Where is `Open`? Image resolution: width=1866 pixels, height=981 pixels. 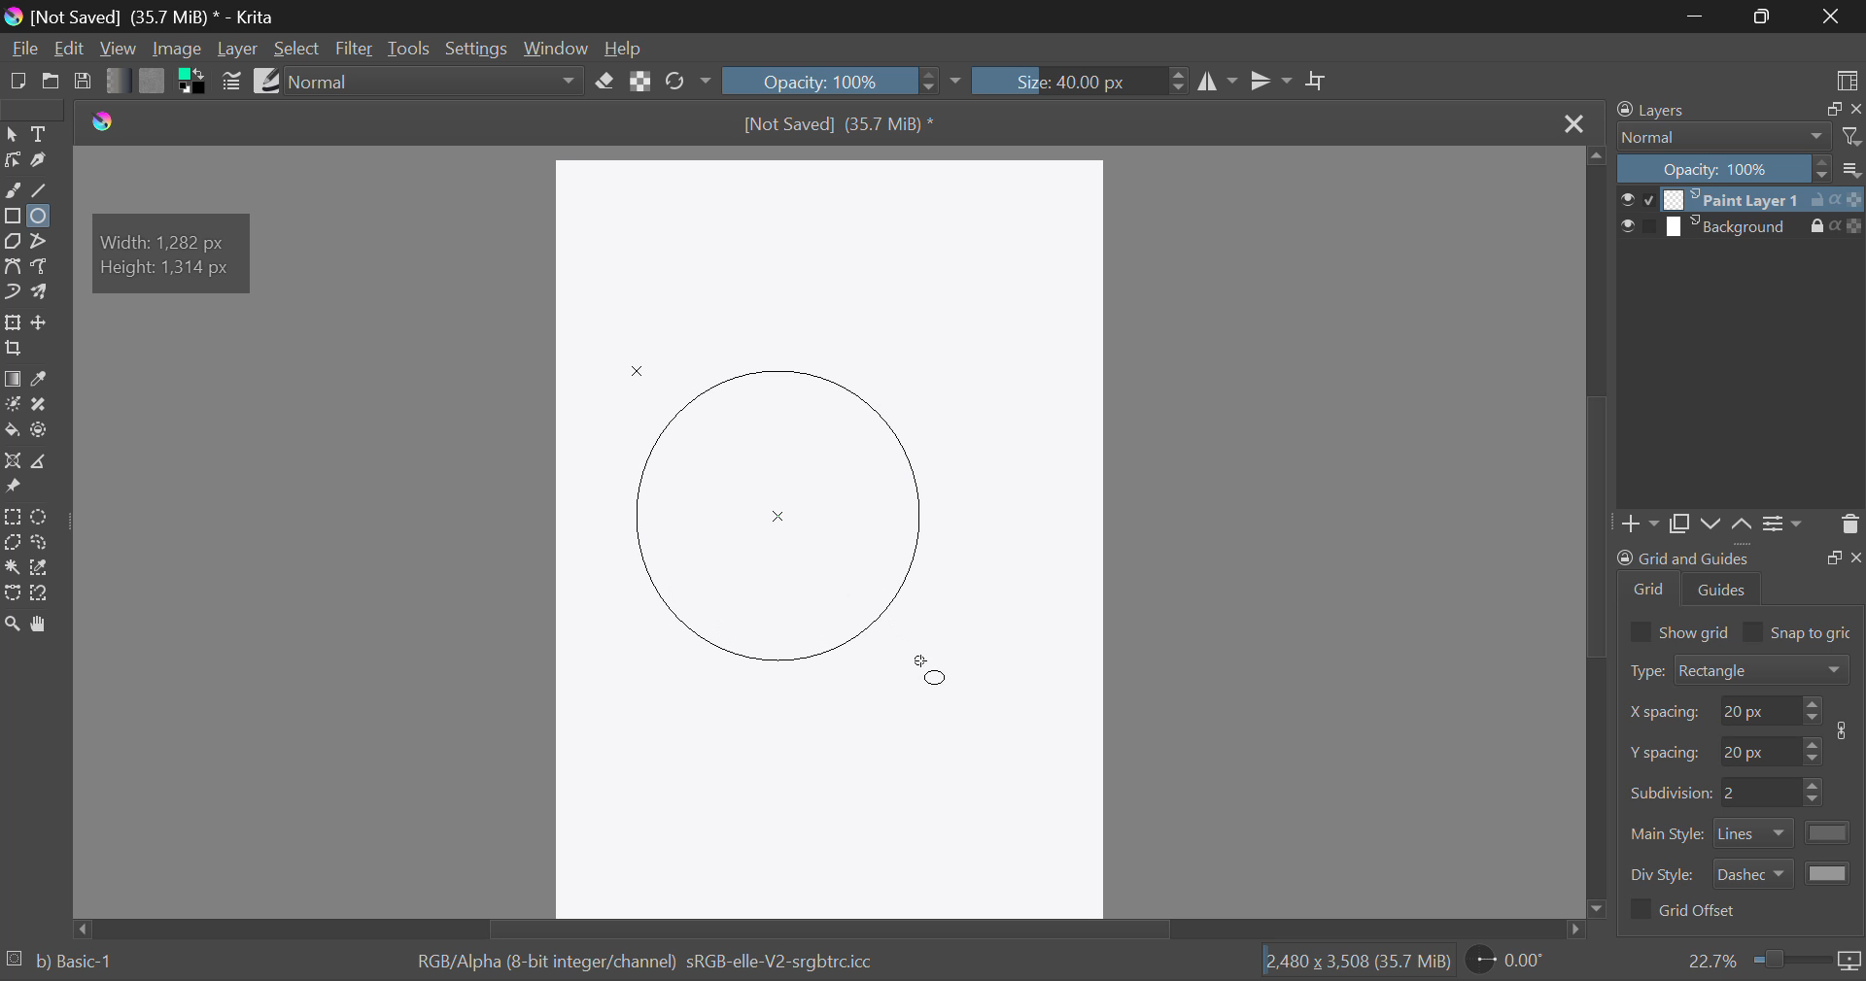
Open is located at coordinates (52, 80).